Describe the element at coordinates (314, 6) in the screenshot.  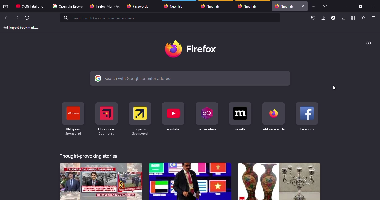
I see `add new tab` at that location.